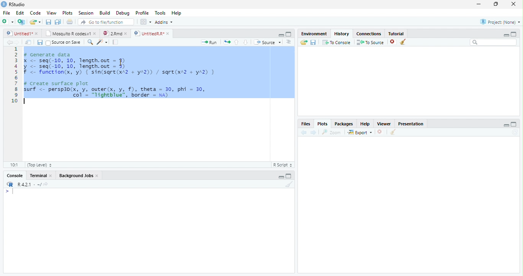  What do you see at coordinates (306, 123) in the screenshot?
I see `Files` at bounding box center [306, 123].